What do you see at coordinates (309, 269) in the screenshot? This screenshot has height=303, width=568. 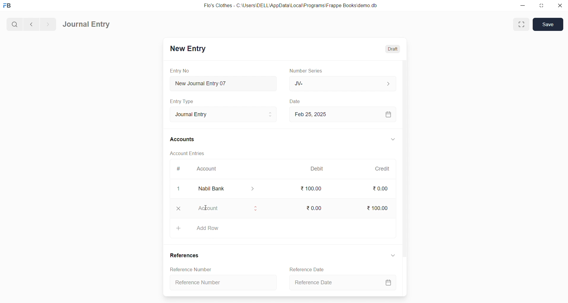 I see `Reference Date` at bounding box center [309, 269].